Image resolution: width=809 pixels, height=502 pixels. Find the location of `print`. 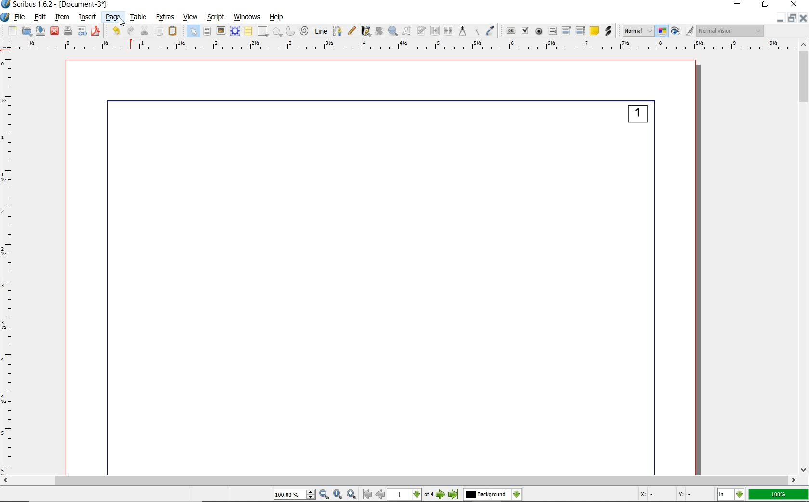

print is located at coordinates (68, 31).